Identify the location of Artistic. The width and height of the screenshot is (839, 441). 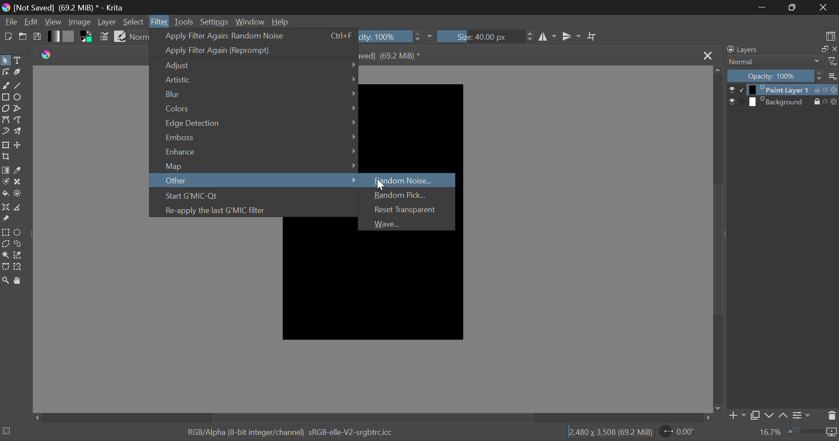
(256, 79).